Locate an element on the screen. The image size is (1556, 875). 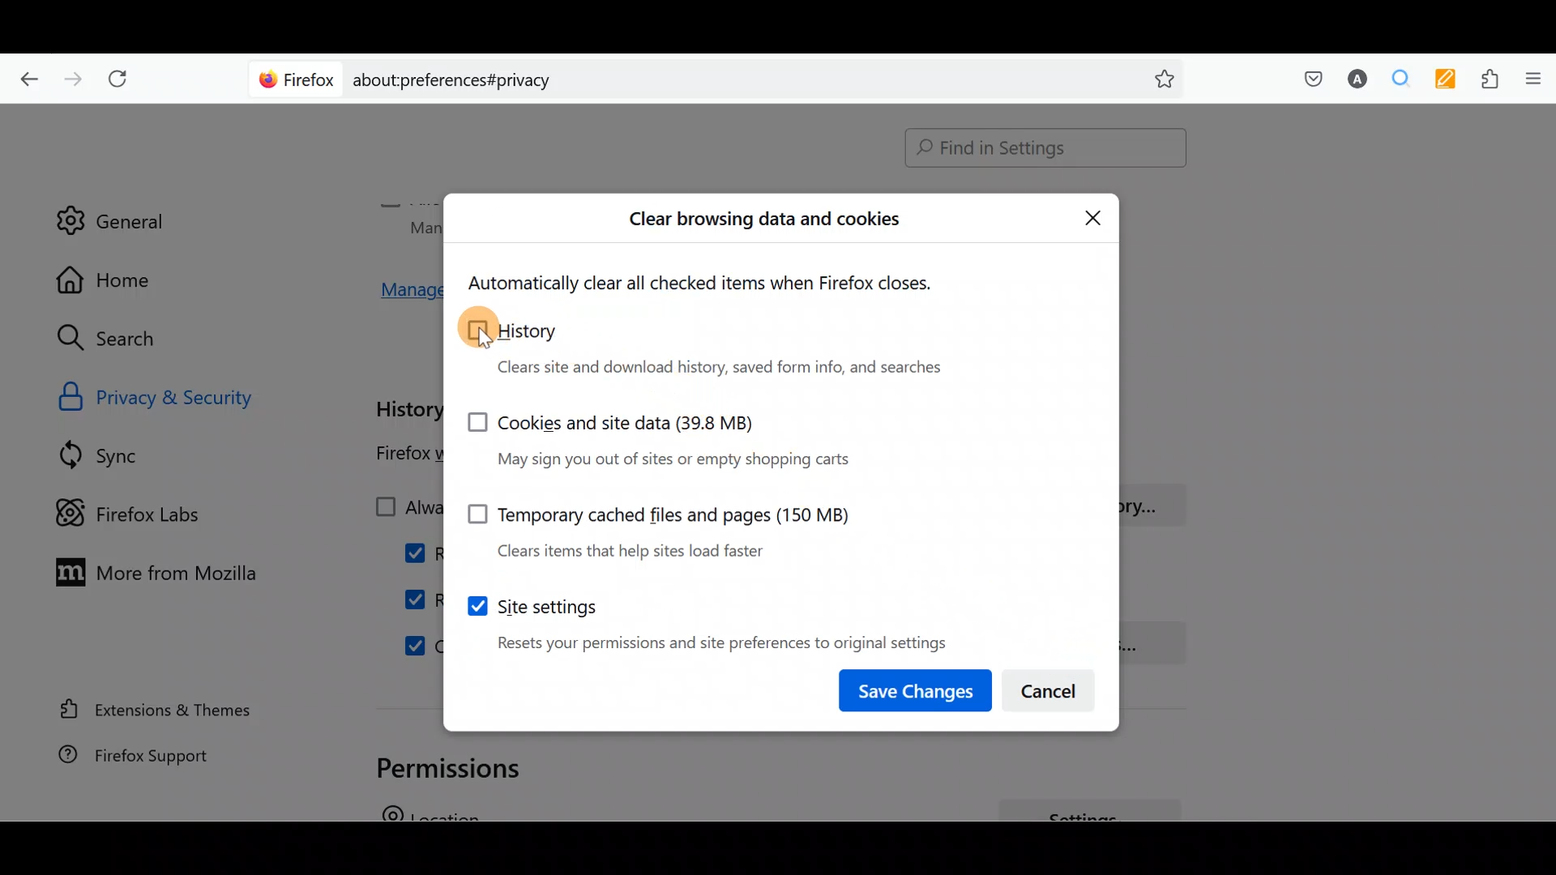
Firefox labs is located at coordinates (142, 511).